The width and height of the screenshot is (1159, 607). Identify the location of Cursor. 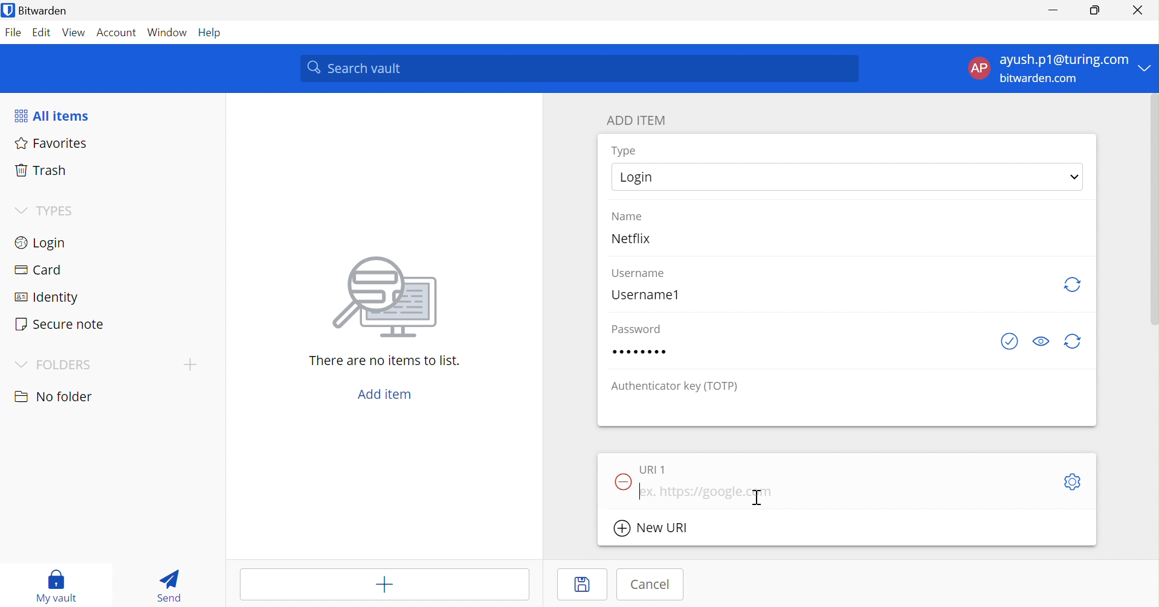
(757, 497).